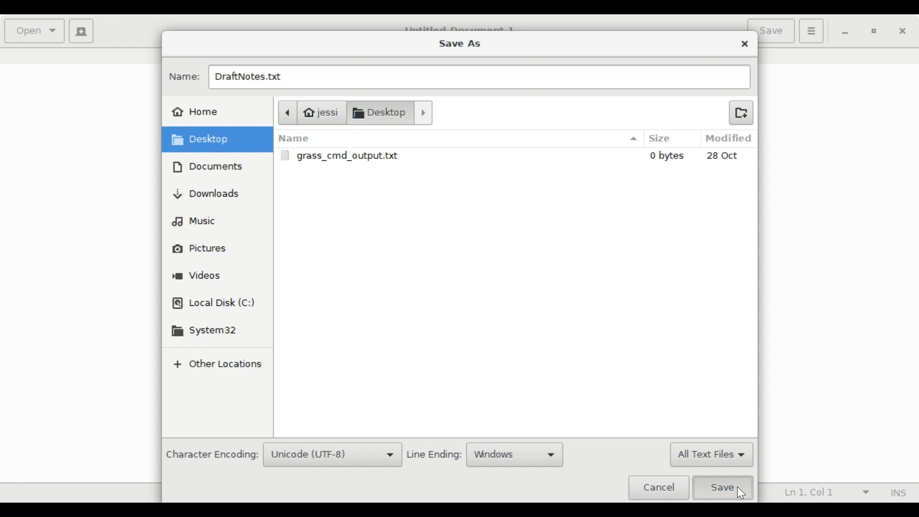 The width and height of the screenshot is (919, 517). What do you see at coordinates (207, 331) in the screenshot?
I see `System32` at bounding box center [207, 331].